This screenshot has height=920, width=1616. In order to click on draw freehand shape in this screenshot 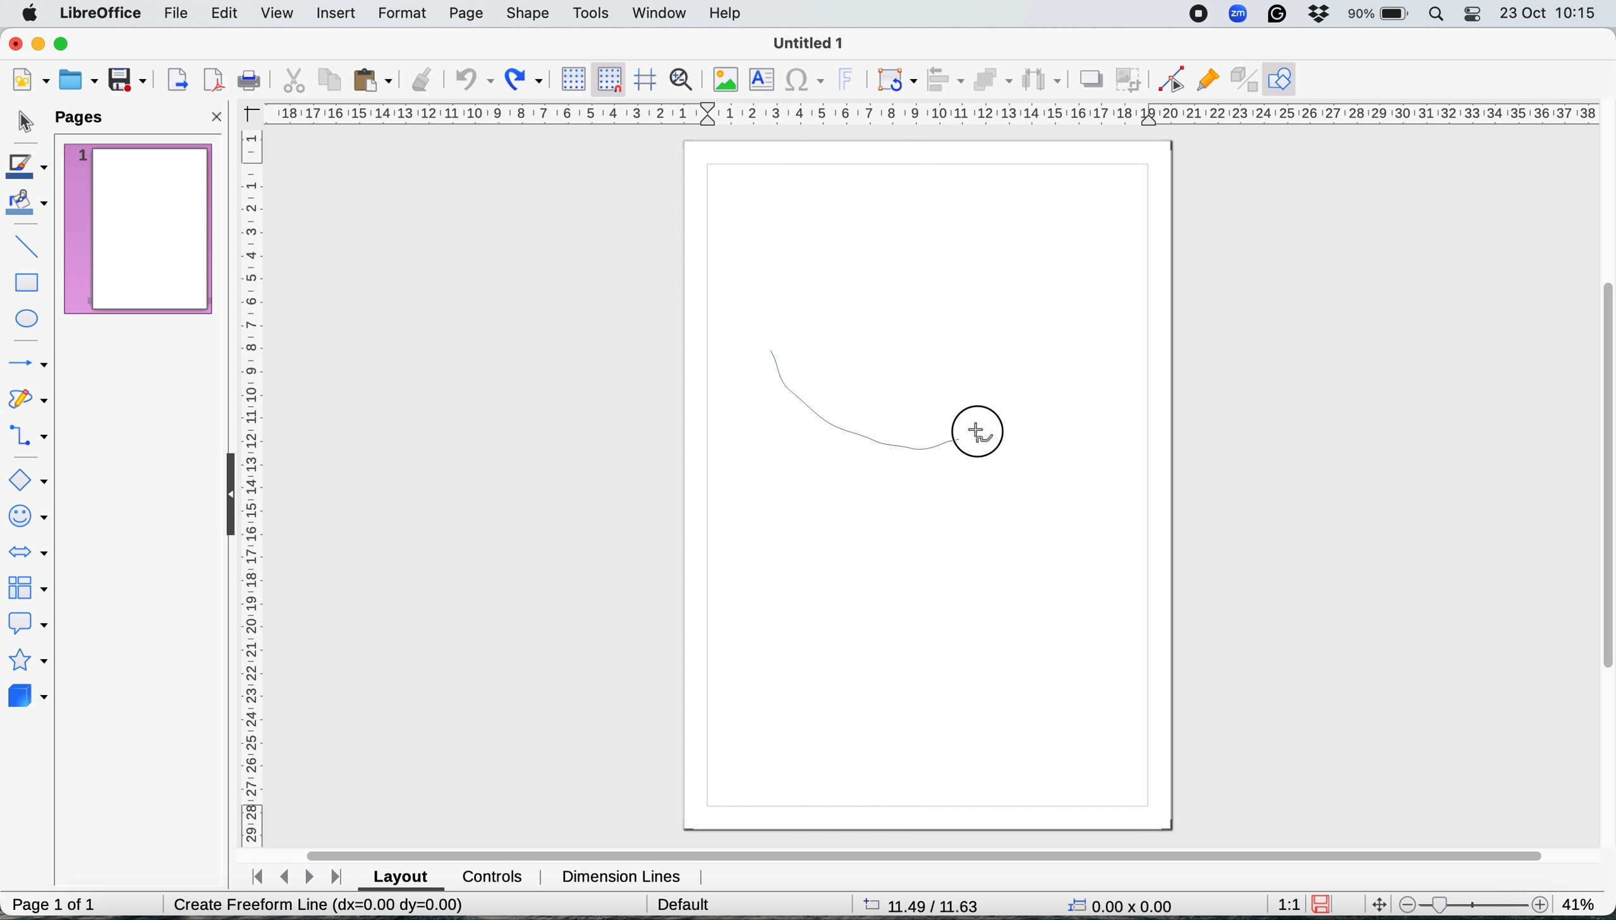, I will do `click(855, 406)`.